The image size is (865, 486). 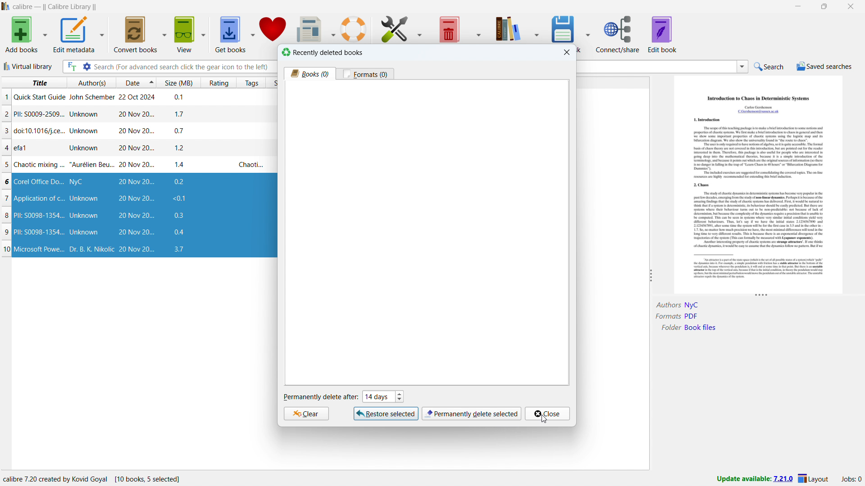 I want to click on preferences, so click(x=395, y=28).